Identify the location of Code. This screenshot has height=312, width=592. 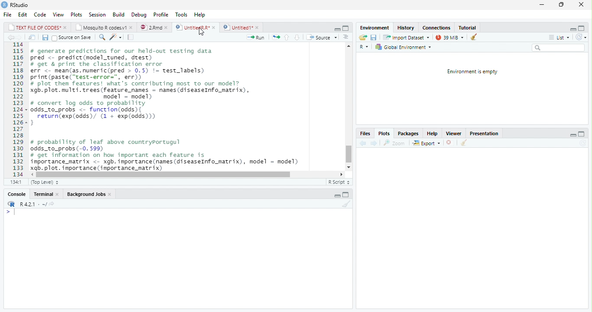
(39, 15).